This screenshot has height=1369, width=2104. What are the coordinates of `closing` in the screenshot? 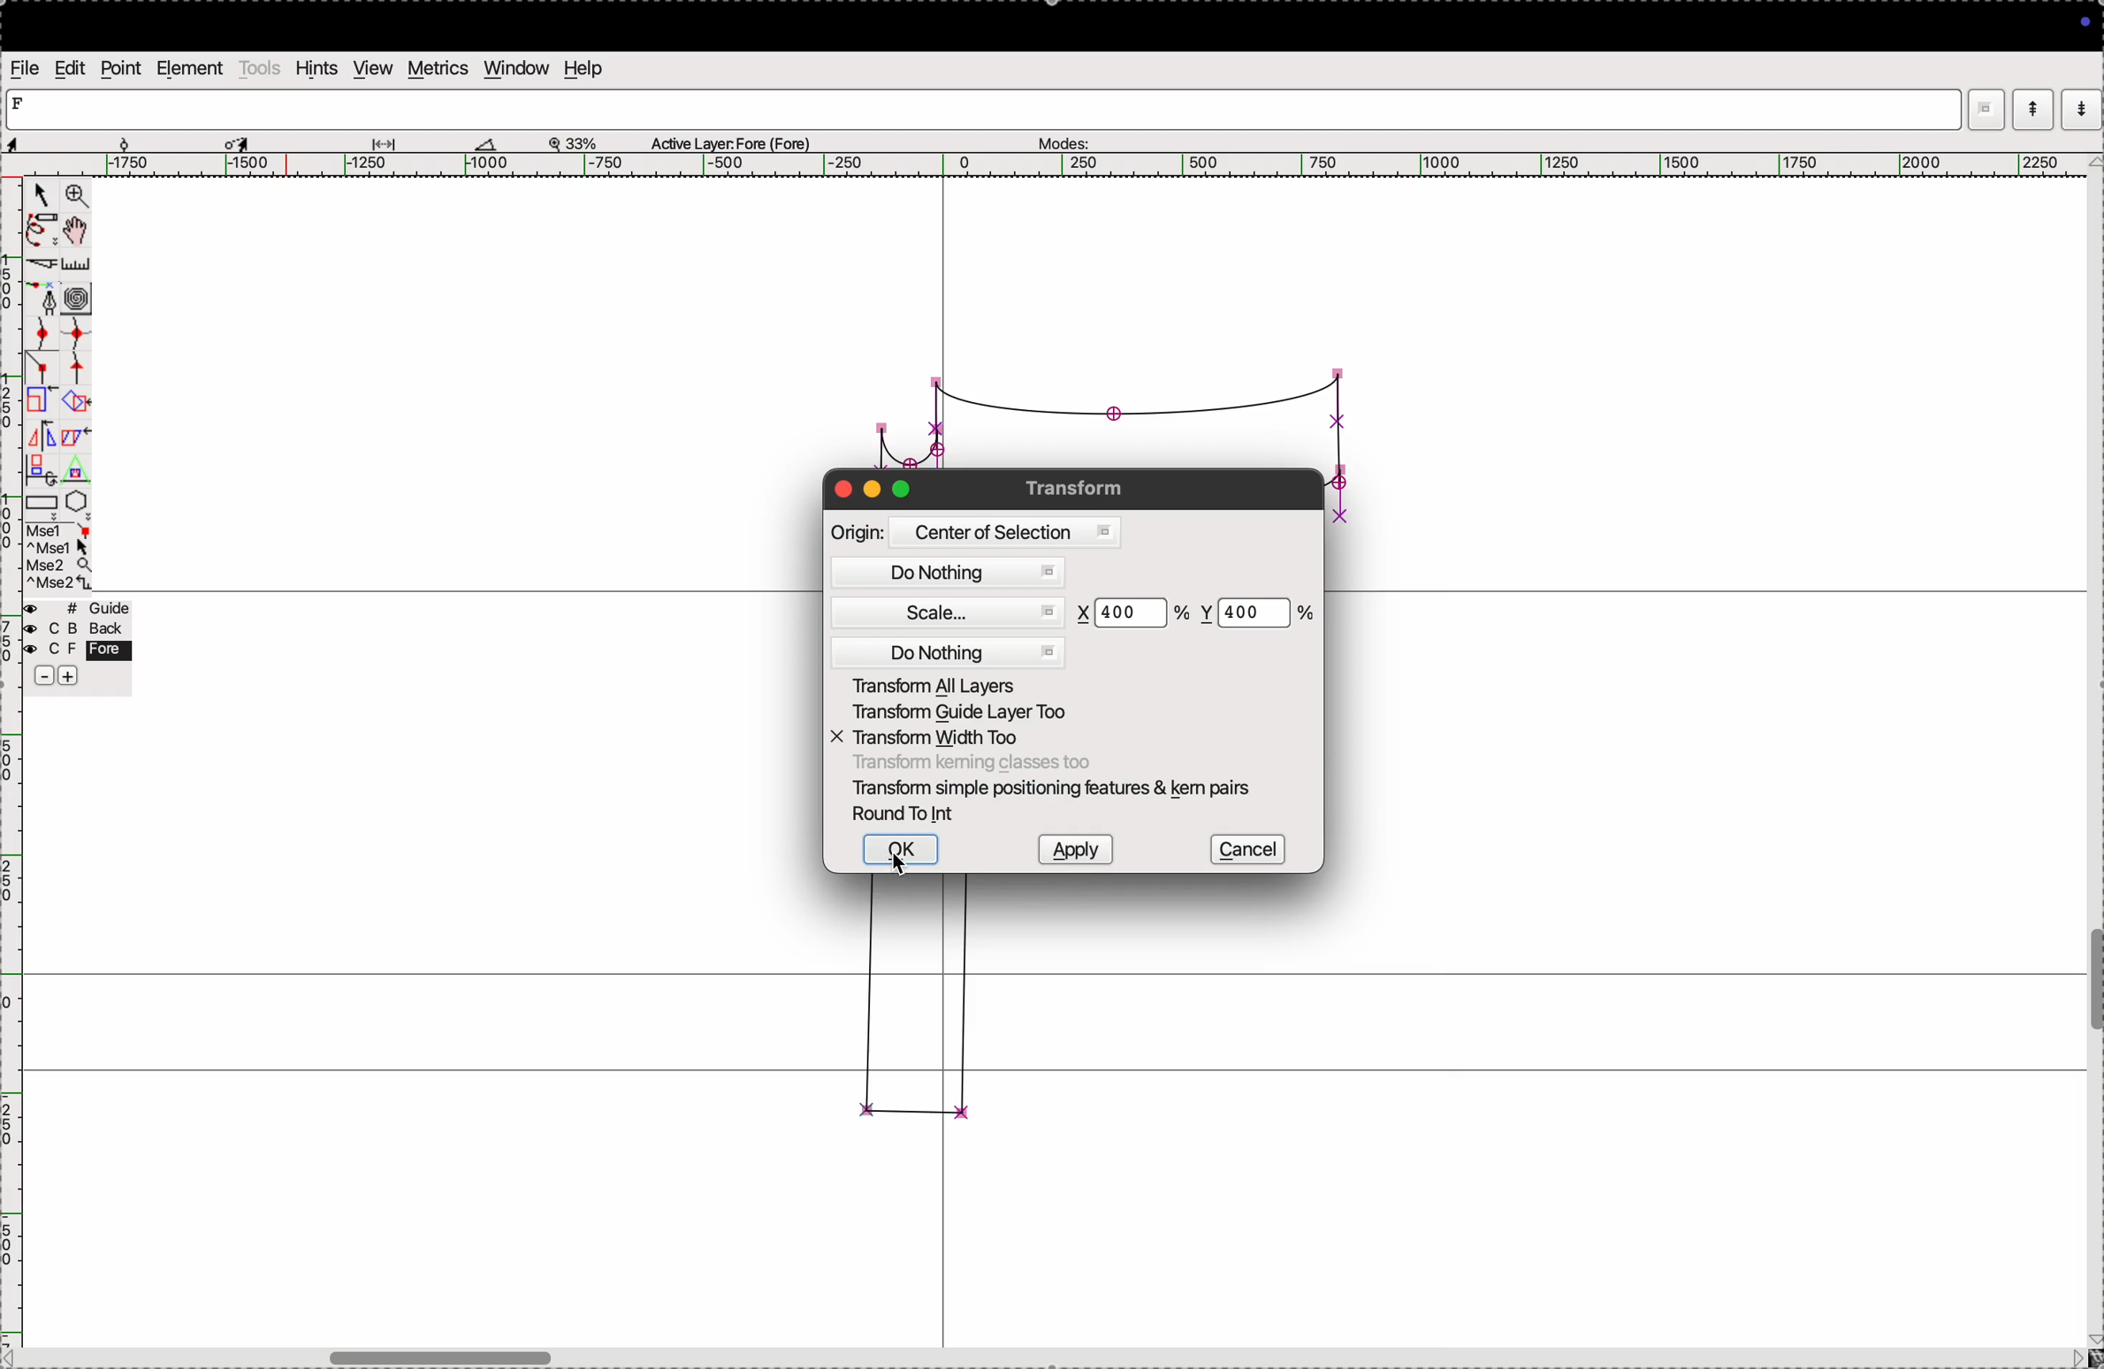 It's located at (842, 490).